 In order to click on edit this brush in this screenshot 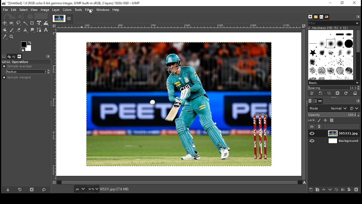, I will do `click(312, 93)`.